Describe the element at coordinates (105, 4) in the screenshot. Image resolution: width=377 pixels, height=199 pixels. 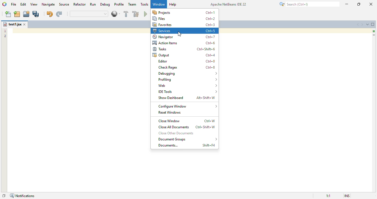
I see `debug` at that location.